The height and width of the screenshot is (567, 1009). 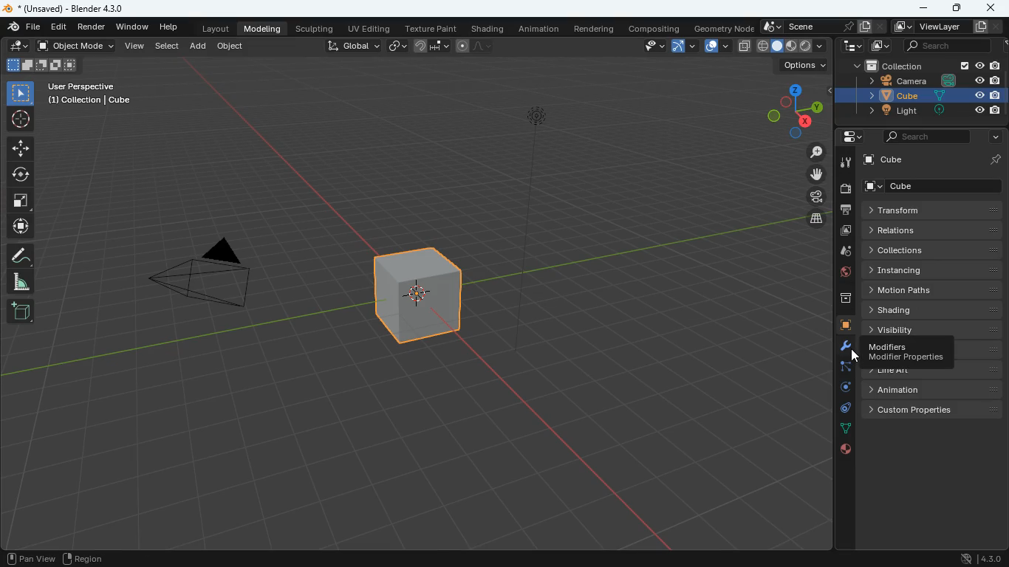 What do you see at coordinates (58, 27) in the screenshot?
I see `edit` at bounding box center [58, 27].